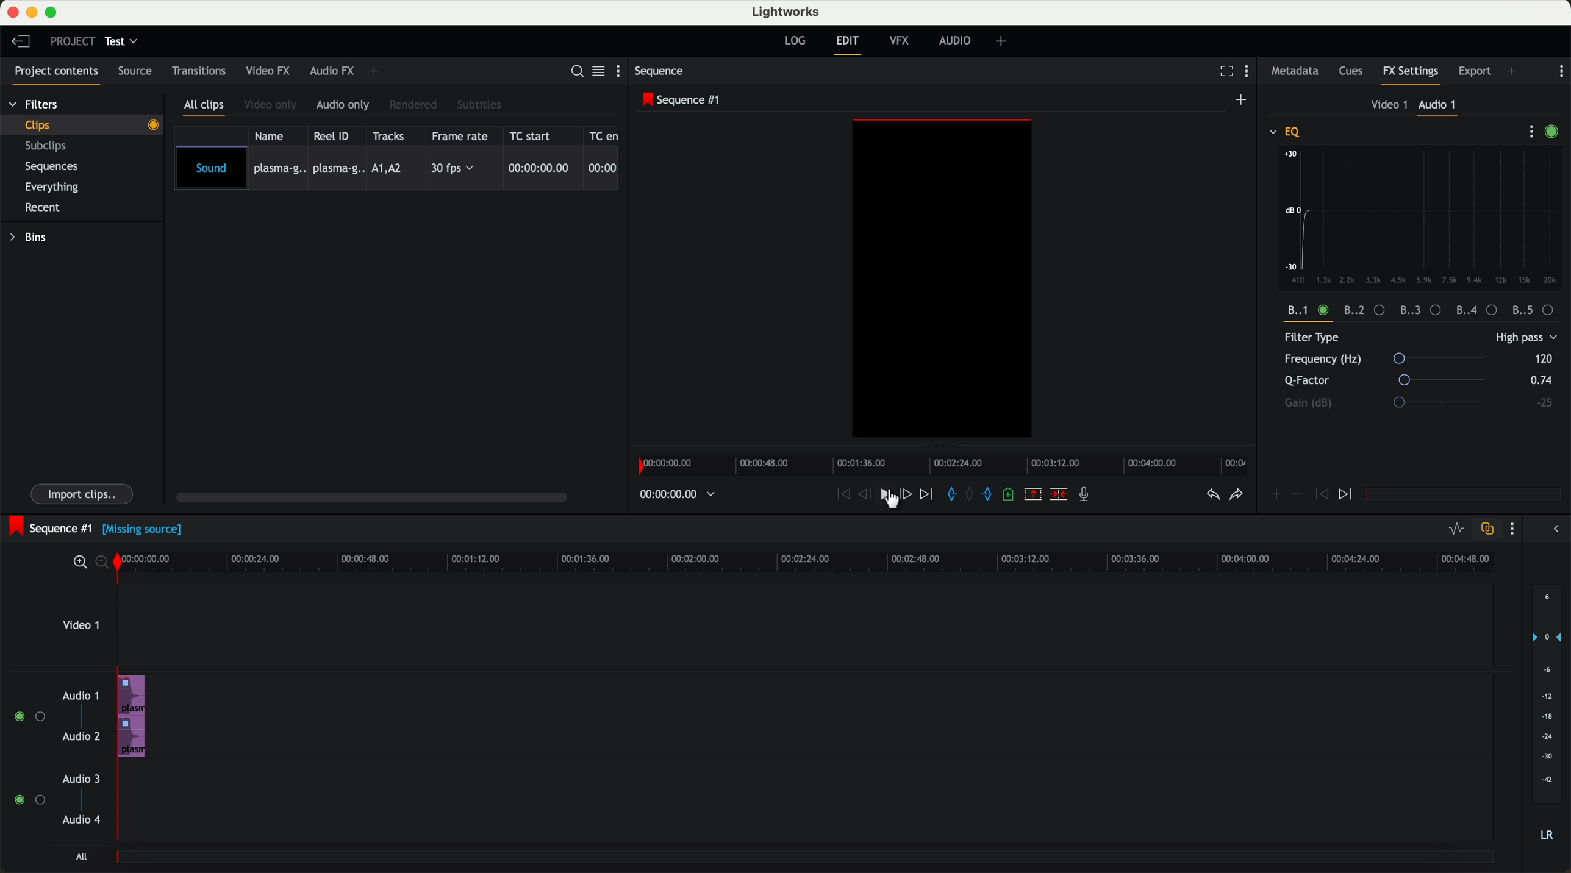 The height and width of the screenshot is (873, 1571). I want to click on high pass, so click(1525, 338).